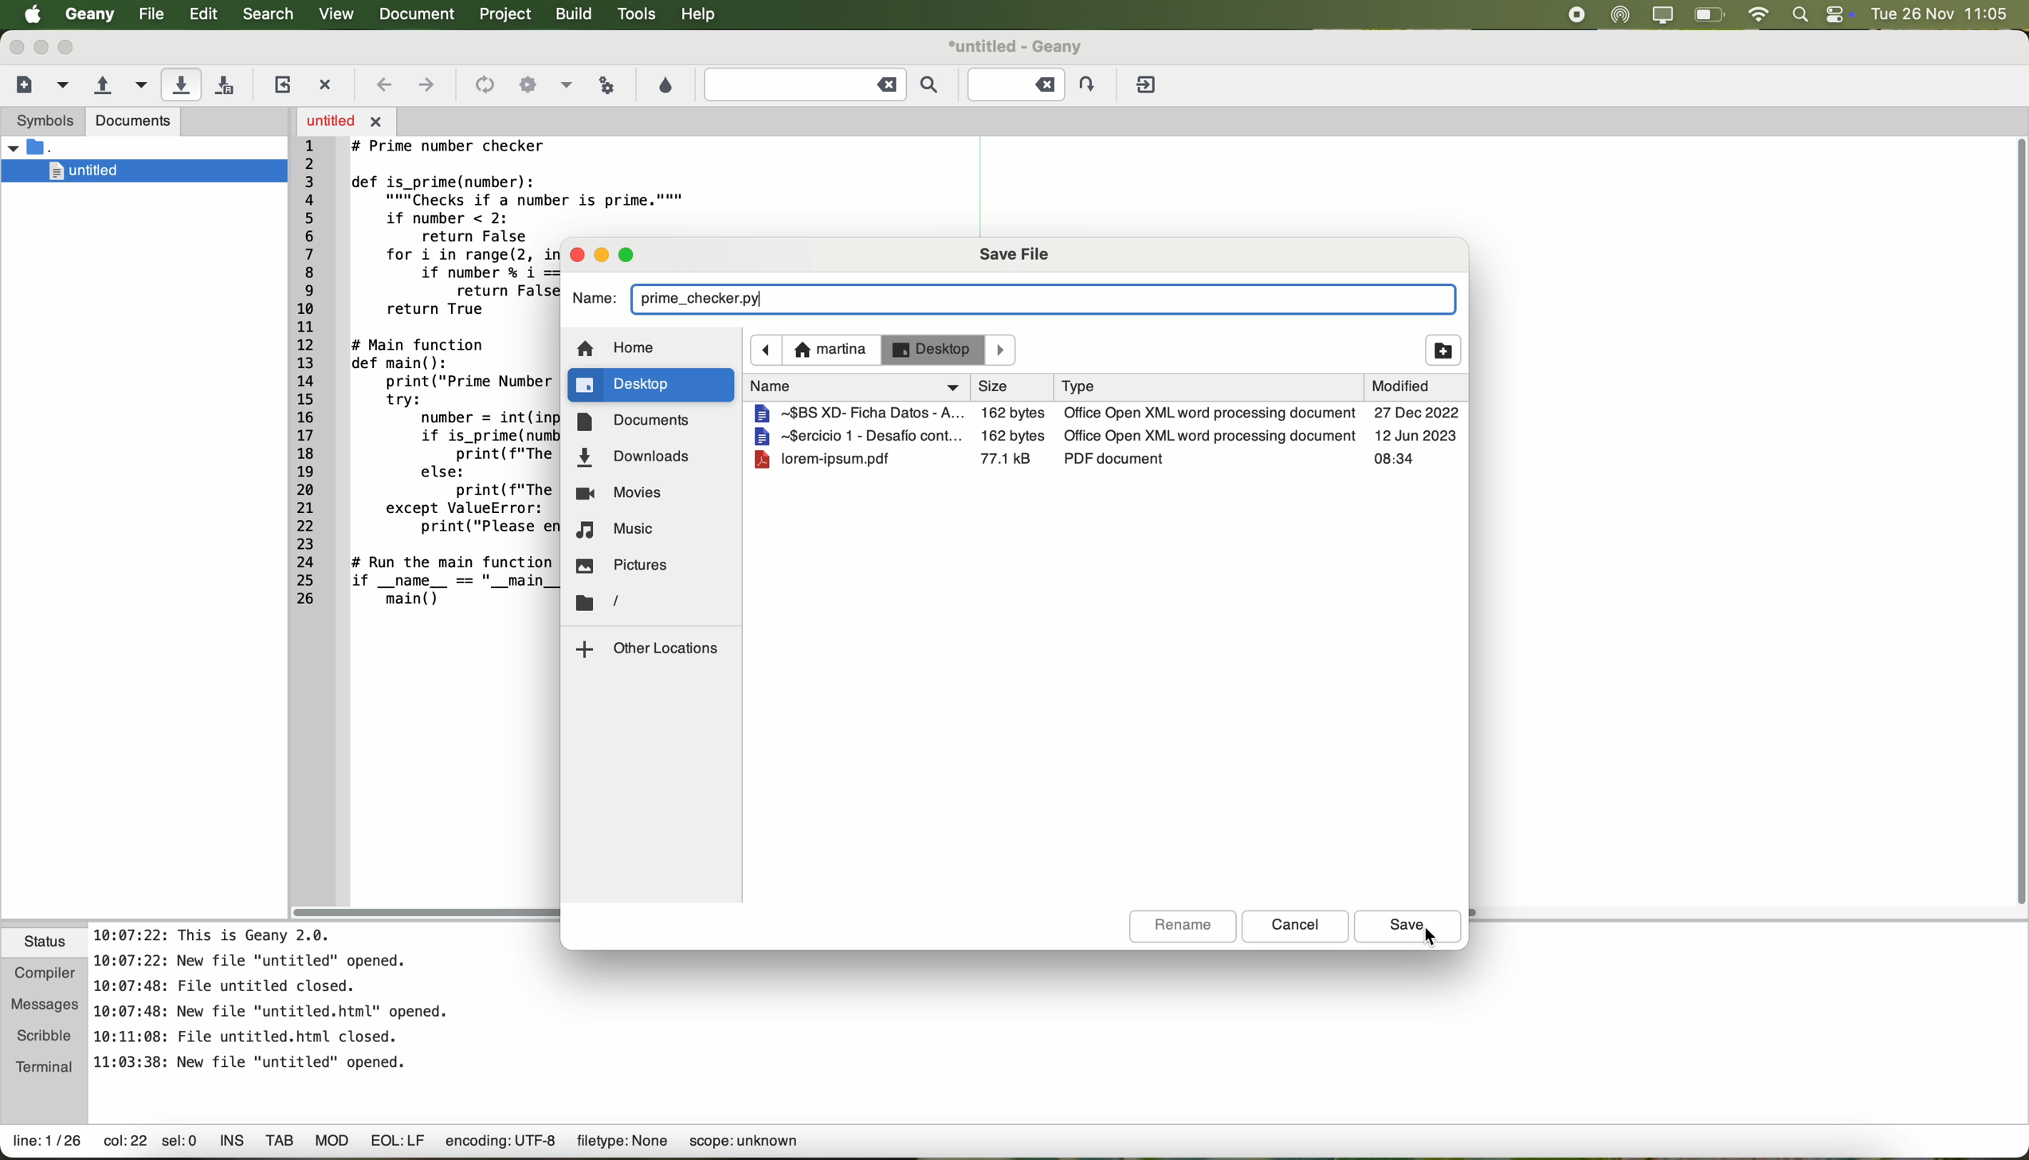 The image size is (2029, 1160). Describe the element at coordinates (41, 46) in the screenshot. I see `minimize Geany` at that location.